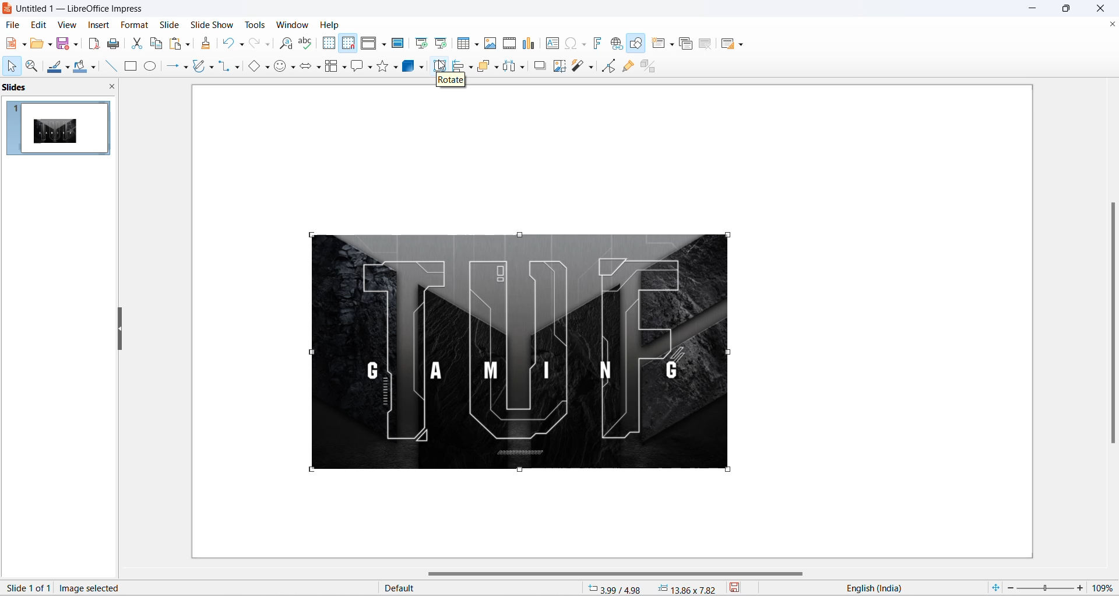 This screenshot has width=1119, height=596. What do you see at coordinates (578, 66) in the screenshot?
I see `filter` at bounding box center [578, 66].